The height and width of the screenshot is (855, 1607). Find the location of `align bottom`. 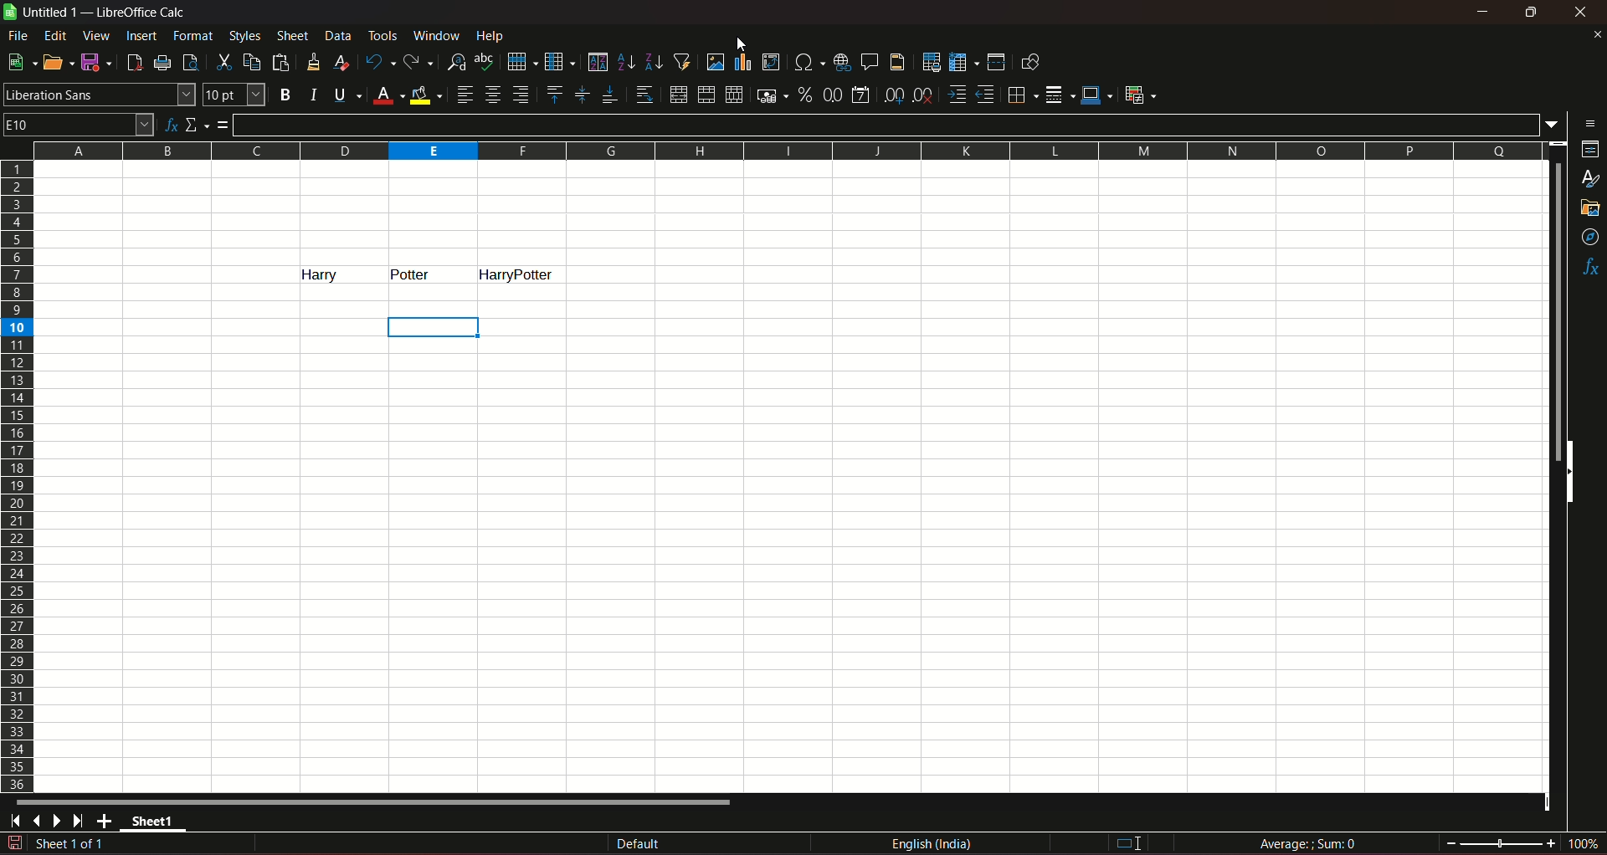

align bottom is located at coordinates (608, 95).